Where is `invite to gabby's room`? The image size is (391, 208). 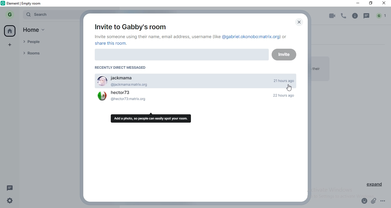 invite to gabby's room is located at coordinates (129, 26).